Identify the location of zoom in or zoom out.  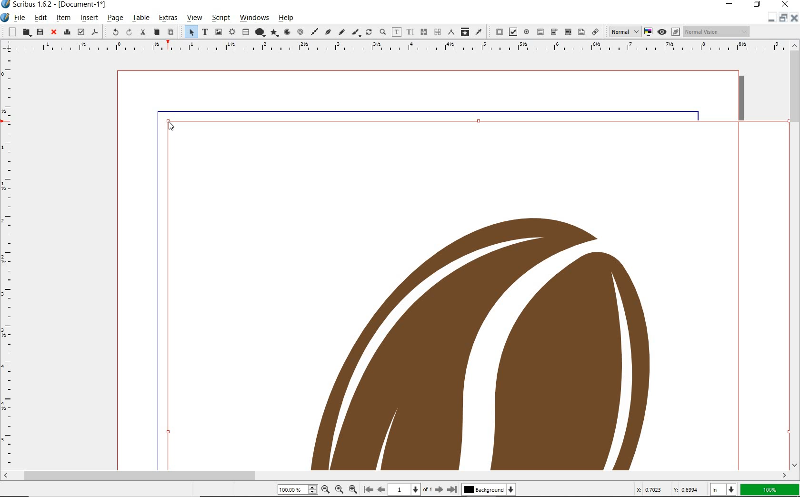
(383, 31).